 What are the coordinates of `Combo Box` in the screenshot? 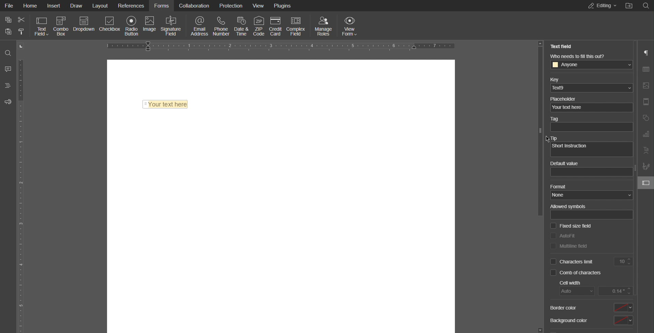 It's located at (61, 26).